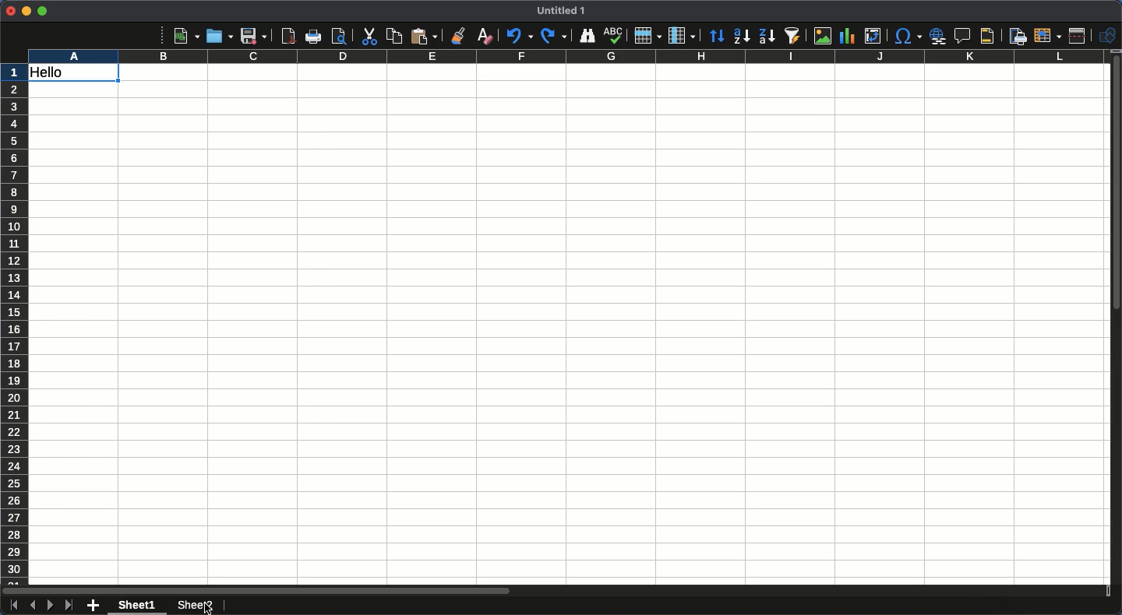 This screenshot has width=1122, height=615. Describe the element at coordinates (1115, 325) in the screenshot. I see `Scroll` at that location.